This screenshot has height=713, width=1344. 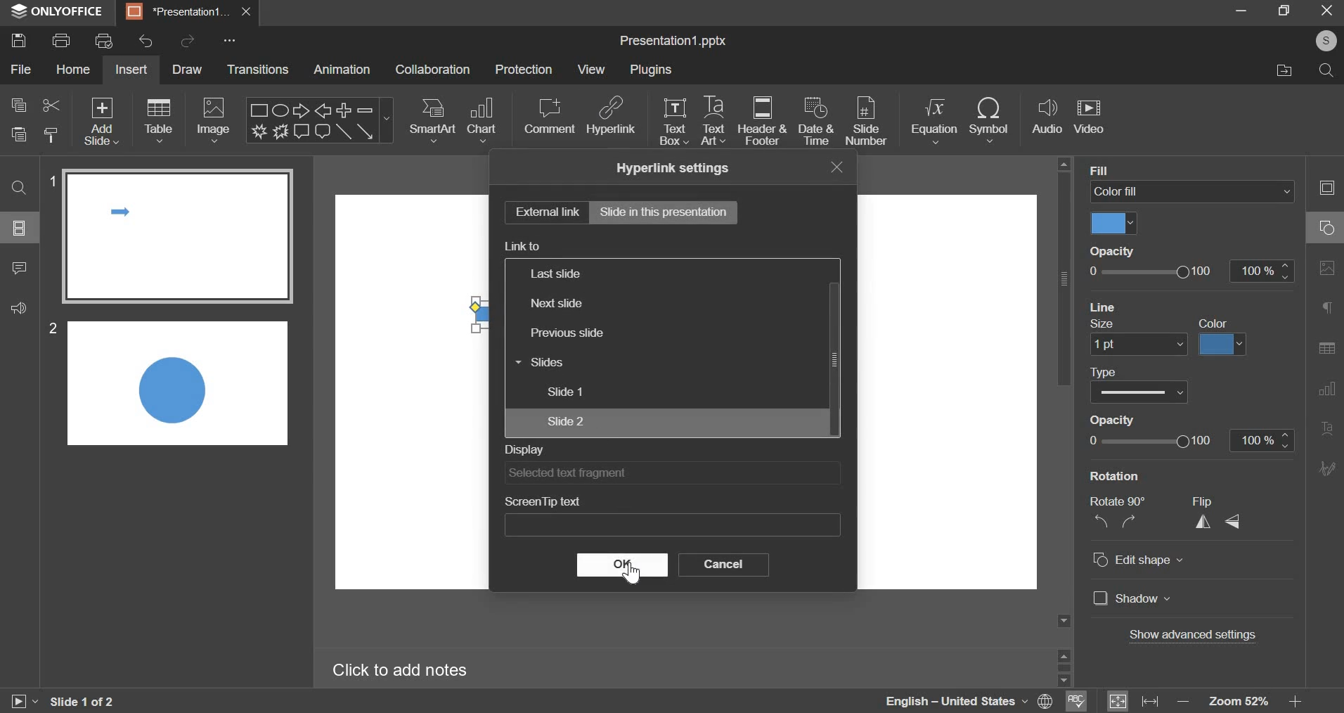 What do you see at coordinates (1104, 373) in the screenshot?
I see `Type` at bounding box center [1104, 373].